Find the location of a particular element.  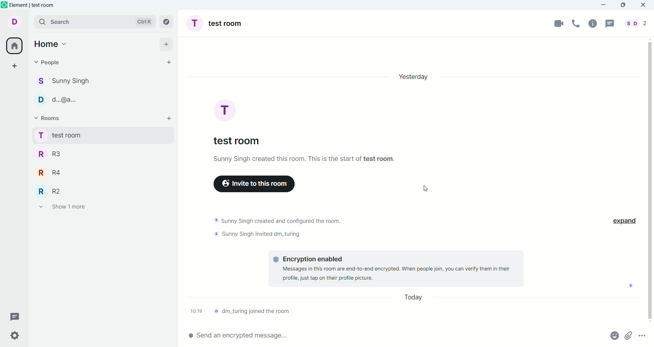

room info is located at coordinates (595, 24).